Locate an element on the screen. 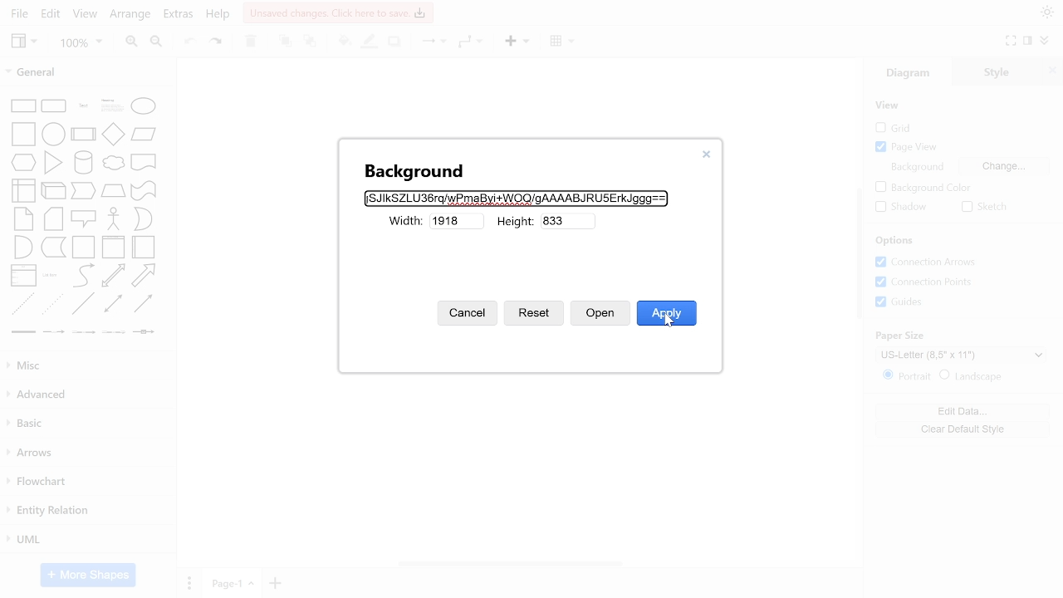 Image resolution: width=1063 pixels, height=598 pixels. general shapes is located at coordinates (110, 303).